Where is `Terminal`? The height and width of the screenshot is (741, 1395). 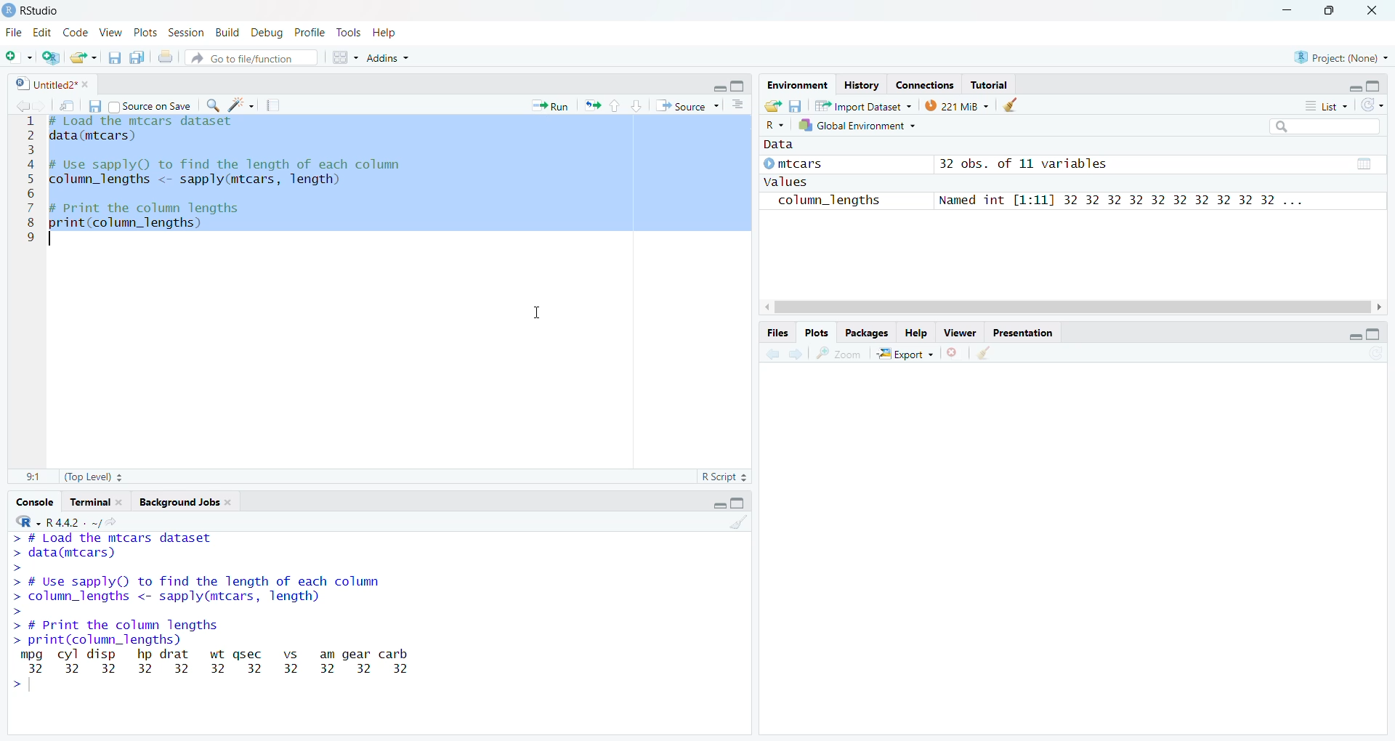 Terminal is located at coordinates (96, 502).